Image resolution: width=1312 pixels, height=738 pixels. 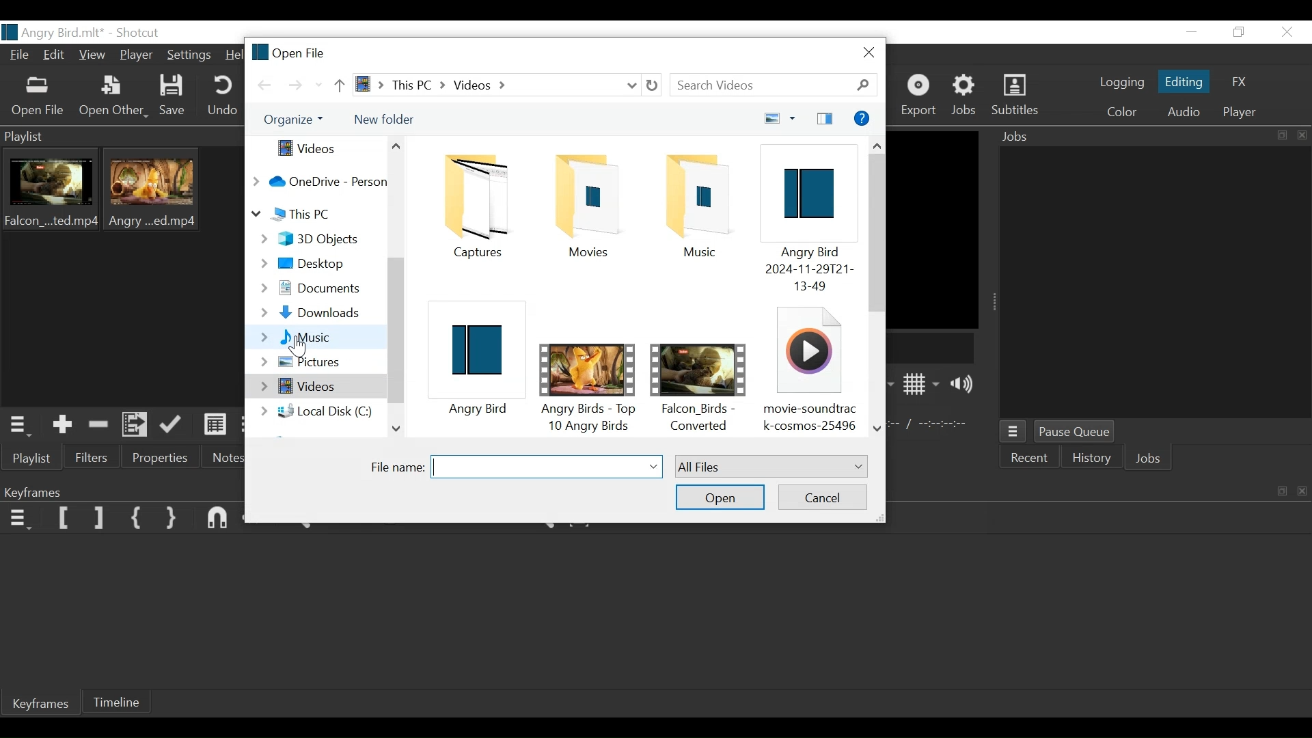 I want to click on Settings, so click(x=191, y=56).